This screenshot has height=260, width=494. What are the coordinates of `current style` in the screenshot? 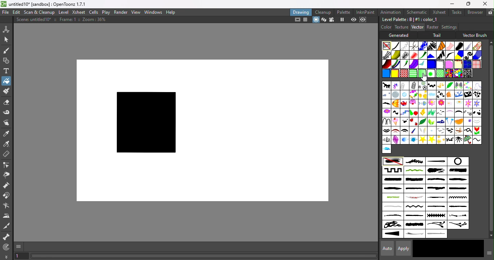 It's located at (430, 249).